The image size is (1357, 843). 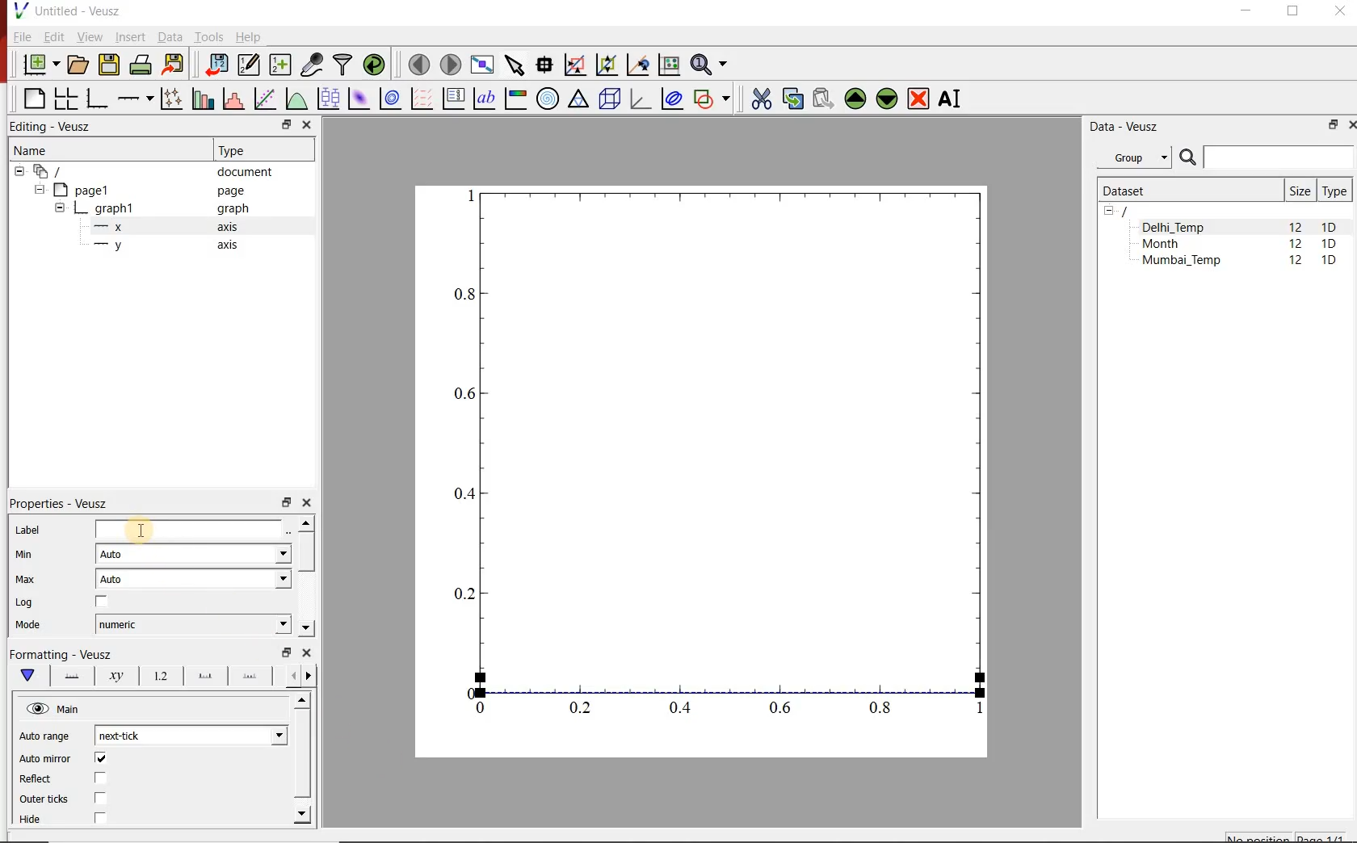 I want to click on graph1, so click(x=720, y=460).